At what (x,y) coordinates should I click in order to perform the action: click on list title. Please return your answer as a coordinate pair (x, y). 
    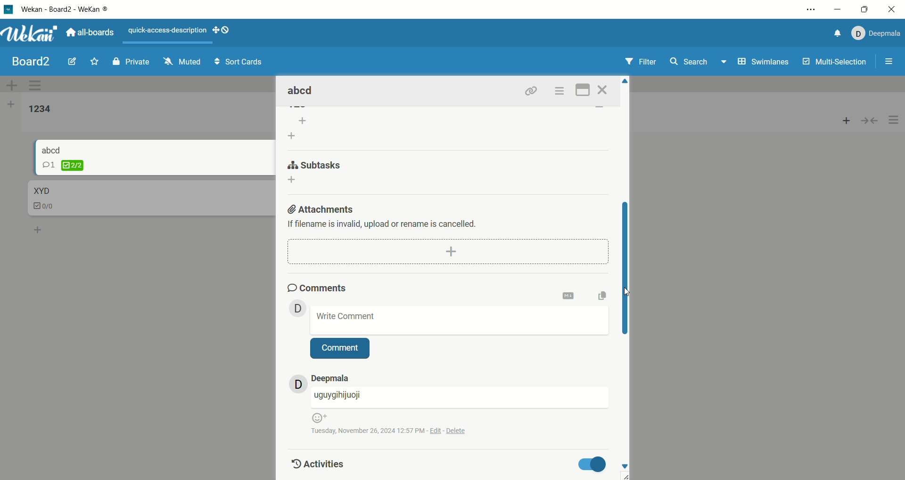
    Looking at the image, I should click on (40, 110).